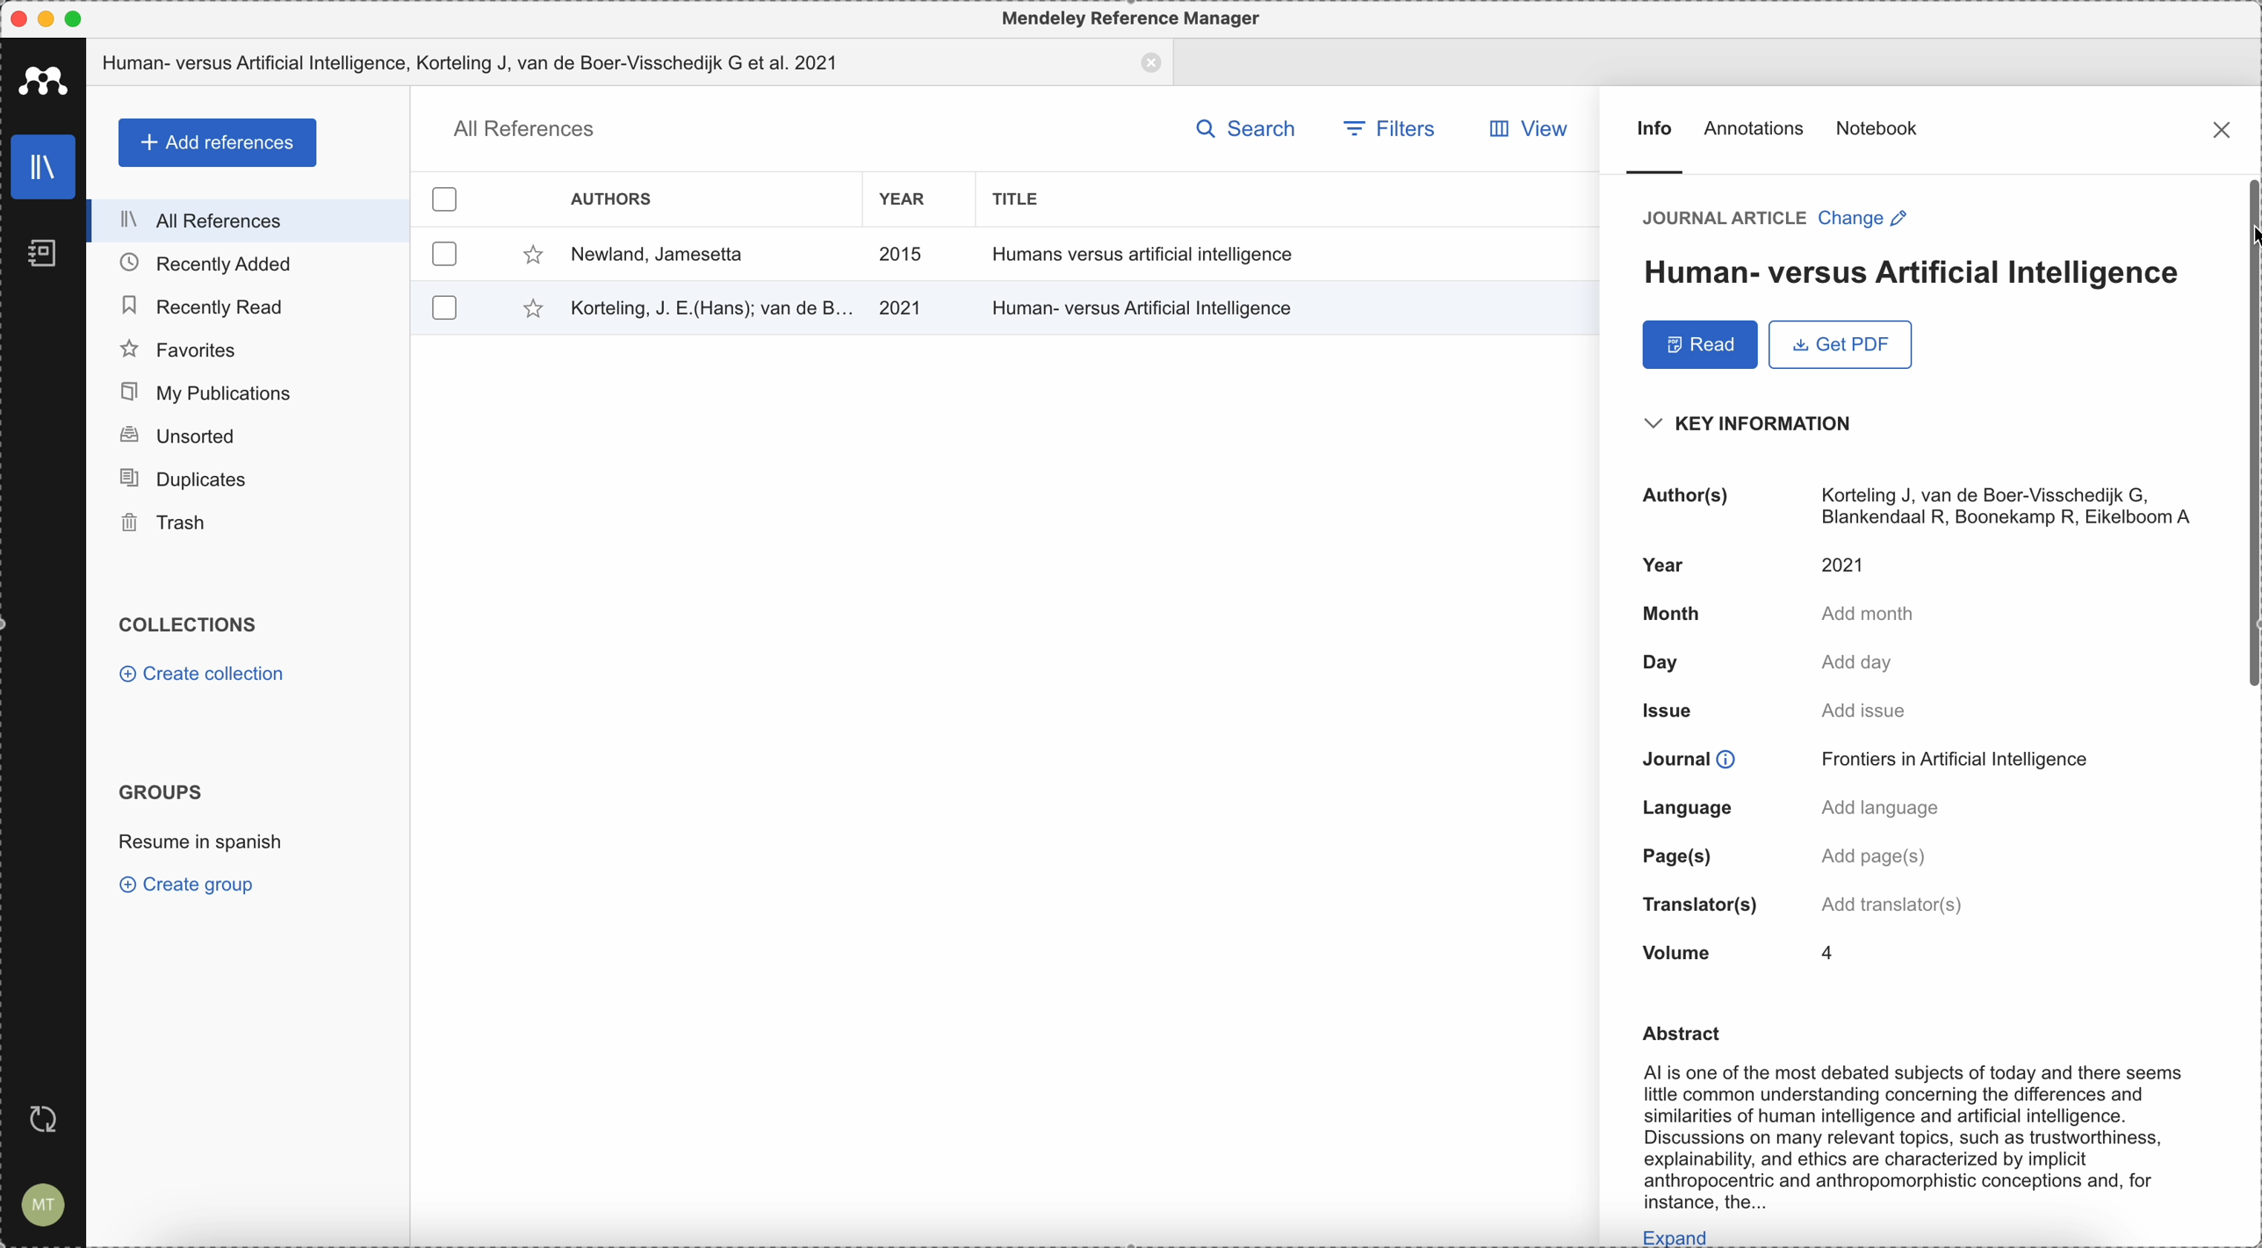 This screenshot has height=1248, width=2262. Describe the element at coordinates (630, 62) in the screenshot. I see `Human versus Artificial Intelligence, Korteling J; van de Boer-Vesschedjk et al. 2021` at that location.